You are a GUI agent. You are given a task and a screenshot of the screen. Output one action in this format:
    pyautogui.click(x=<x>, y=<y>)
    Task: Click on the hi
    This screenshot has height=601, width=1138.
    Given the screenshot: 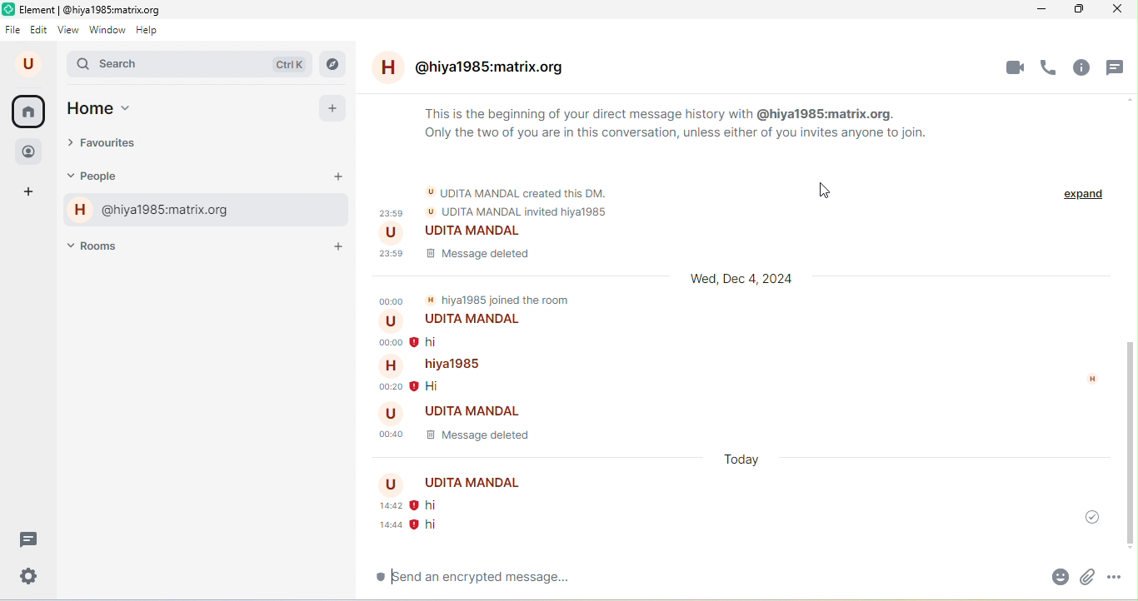 What is the action you would take?
    pyautogui.click(x=443, y=342)
    